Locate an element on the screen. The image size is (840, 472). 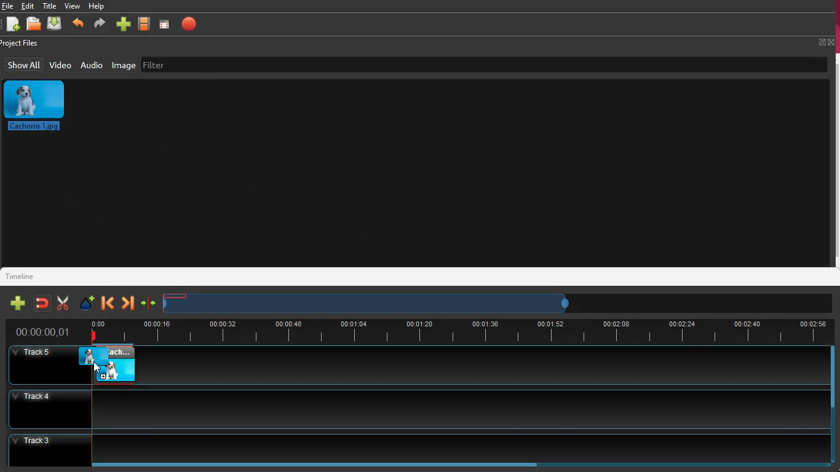
timeline is located at coordinates (22, 276).